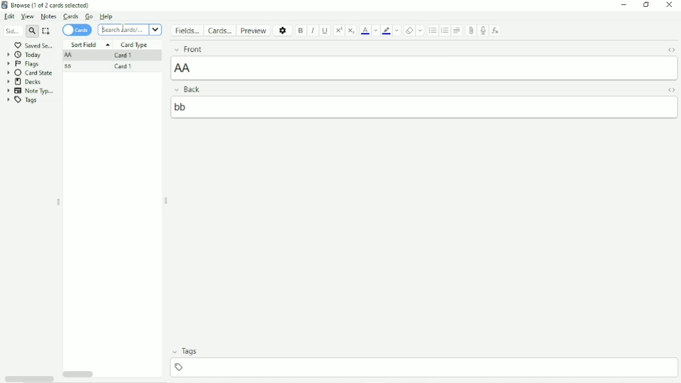  Describe the element at coordinates (326, 31) in the screenshot. I see `Underline` at that location.